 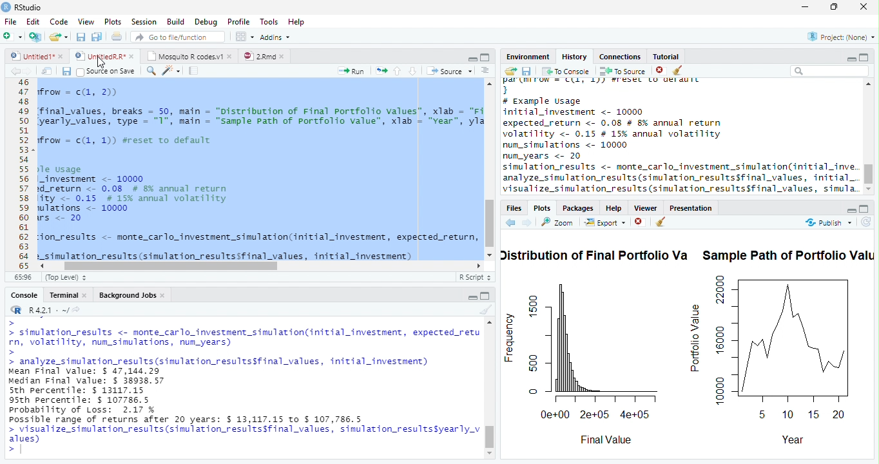 What do you see at coordinates (171, 71) in the screenshot?
I see `Code Tools` at bounding box center [171, 71].